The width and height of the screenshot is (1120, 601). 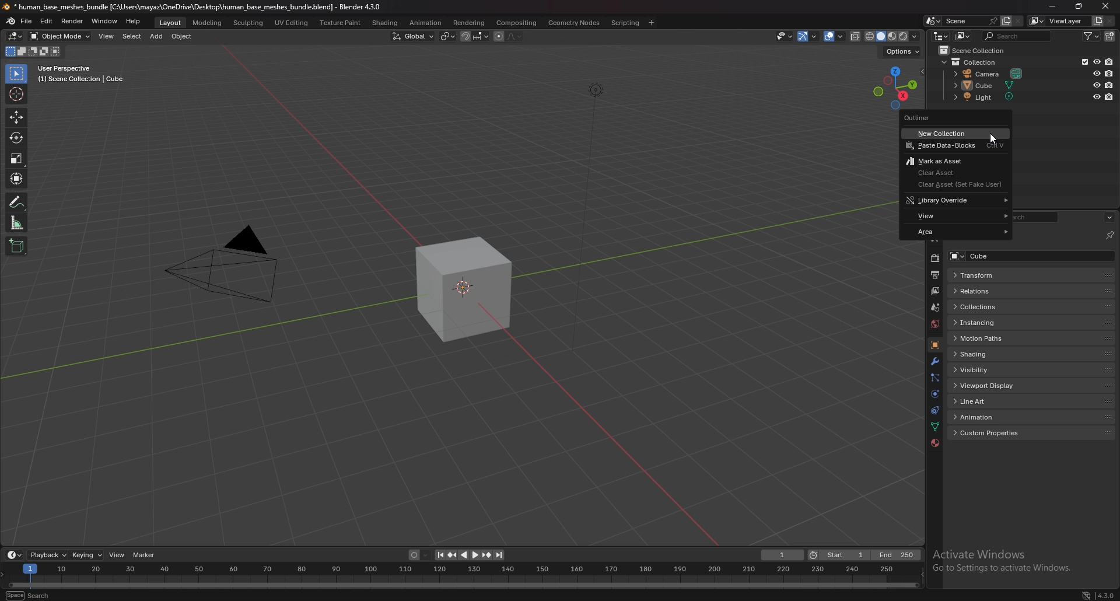 I want to click on view layer, so click(x=935, y=291).